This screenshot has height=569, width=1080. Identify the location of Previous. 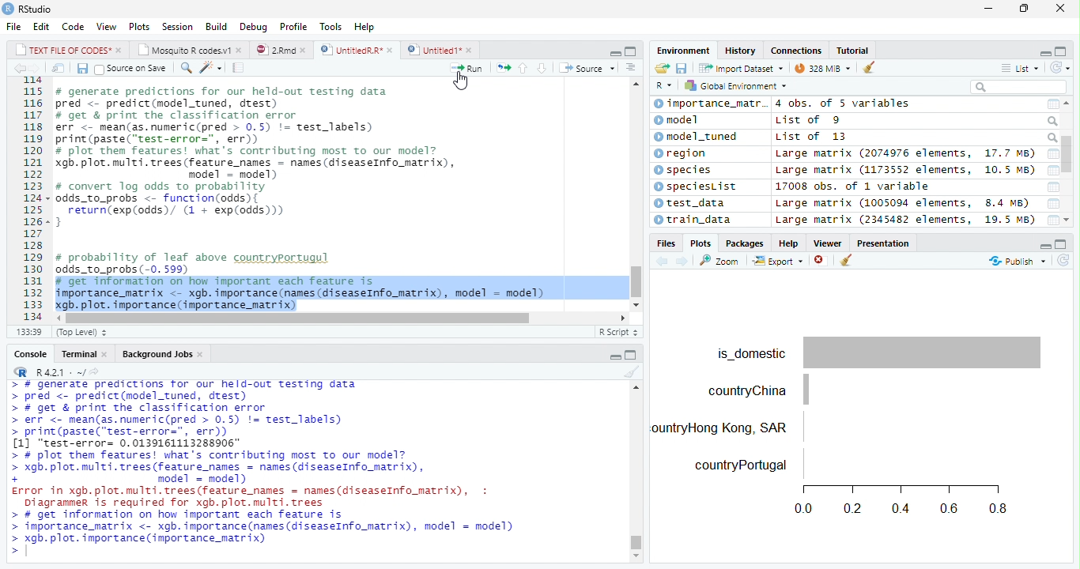
(18, 69).